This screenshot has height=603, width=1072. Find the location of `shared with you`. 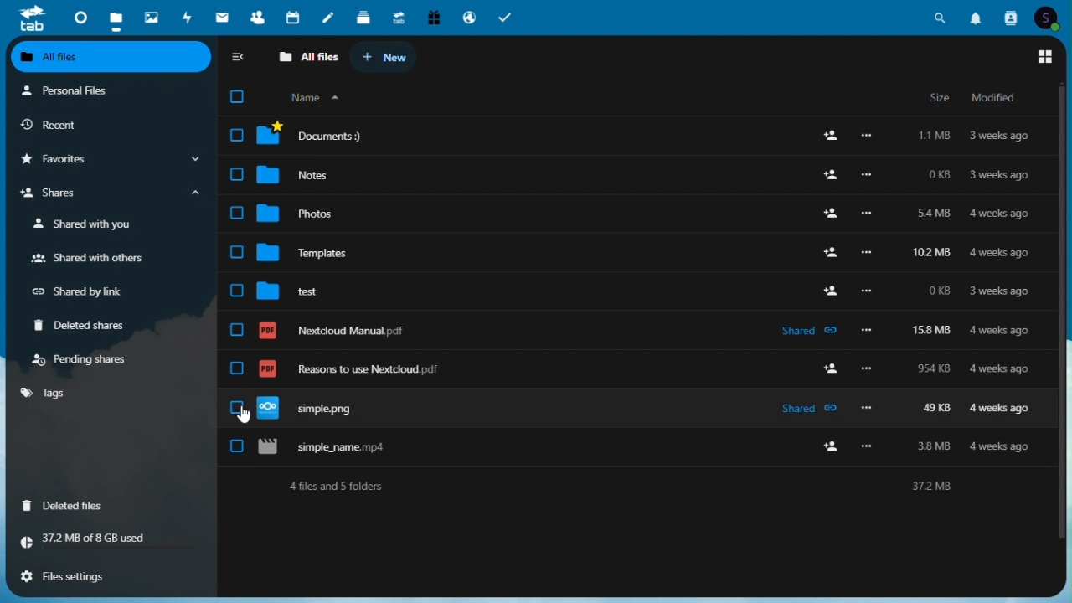

shared with you is located at coordinates (86, 224).